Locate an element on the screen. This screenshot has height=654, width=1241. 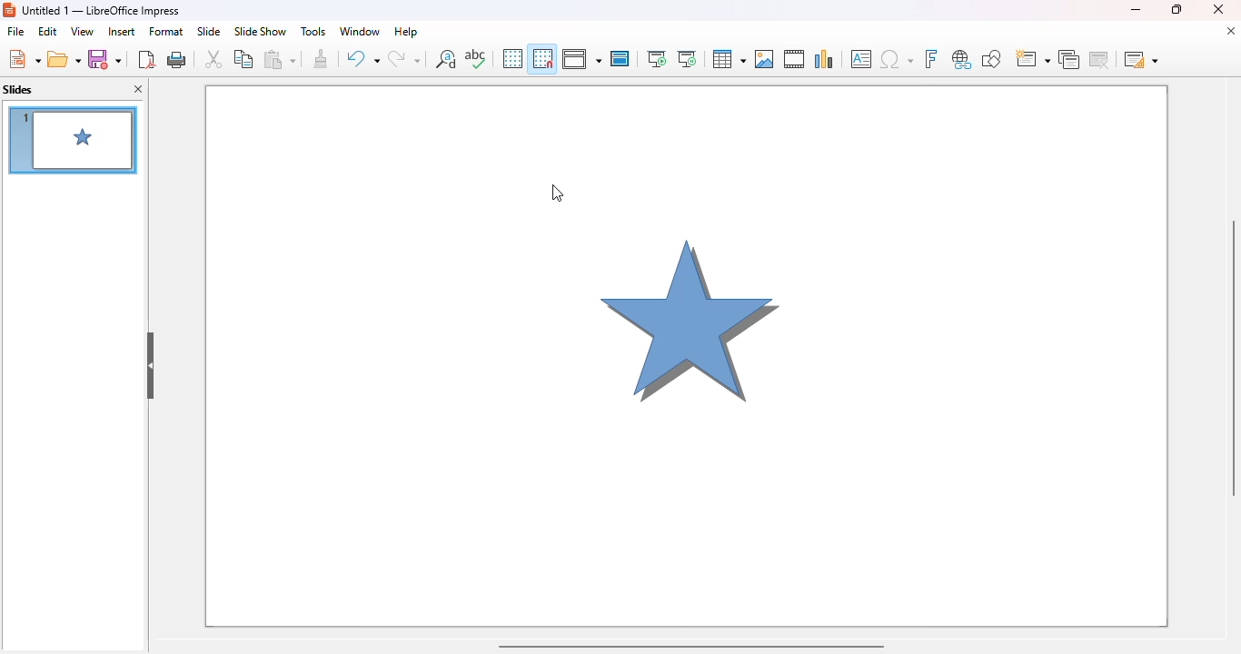
show draw functions is located at coordinates (991, 59).